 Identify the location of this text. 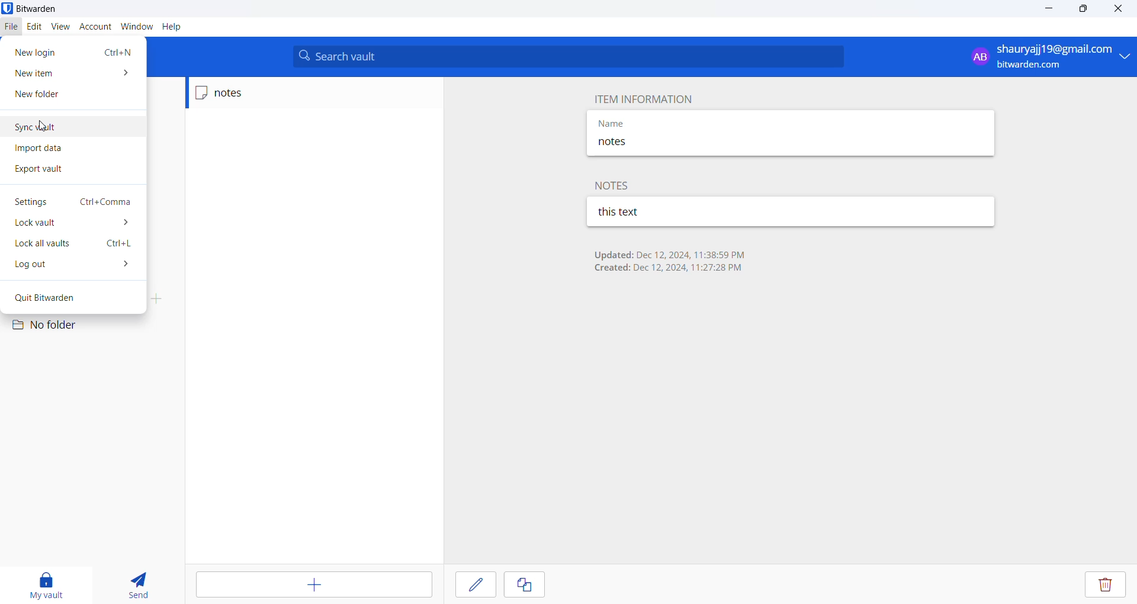
(664, 212).